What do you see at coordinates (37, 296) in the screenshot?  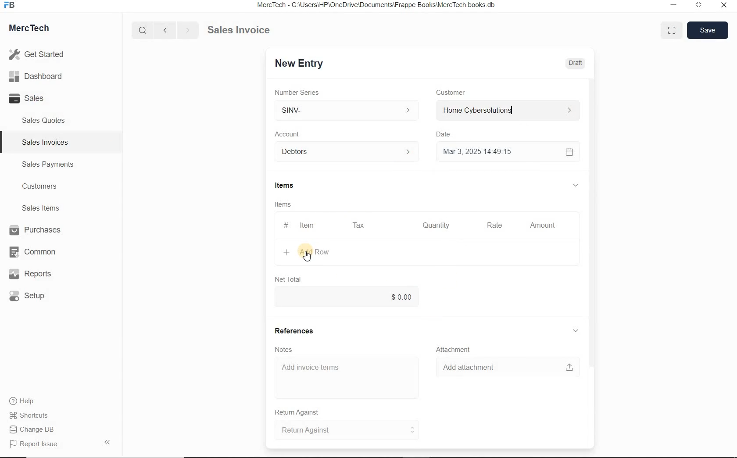 I see `Setup` at bounding box center [37, 296].